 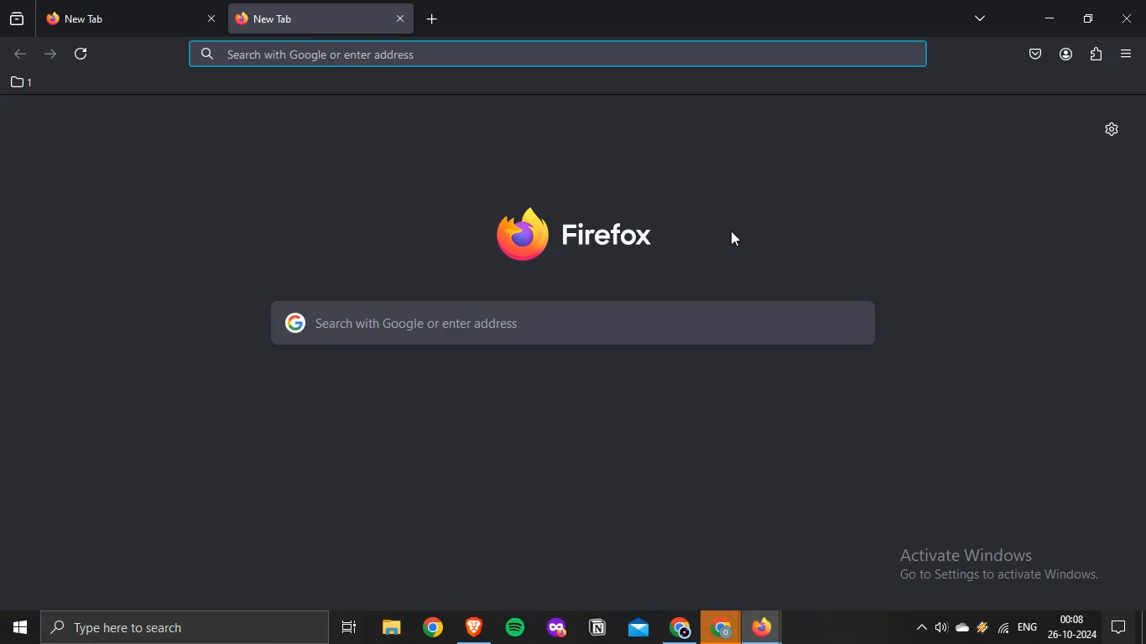 I want to click on file explorer, so click(x=389, y=624).